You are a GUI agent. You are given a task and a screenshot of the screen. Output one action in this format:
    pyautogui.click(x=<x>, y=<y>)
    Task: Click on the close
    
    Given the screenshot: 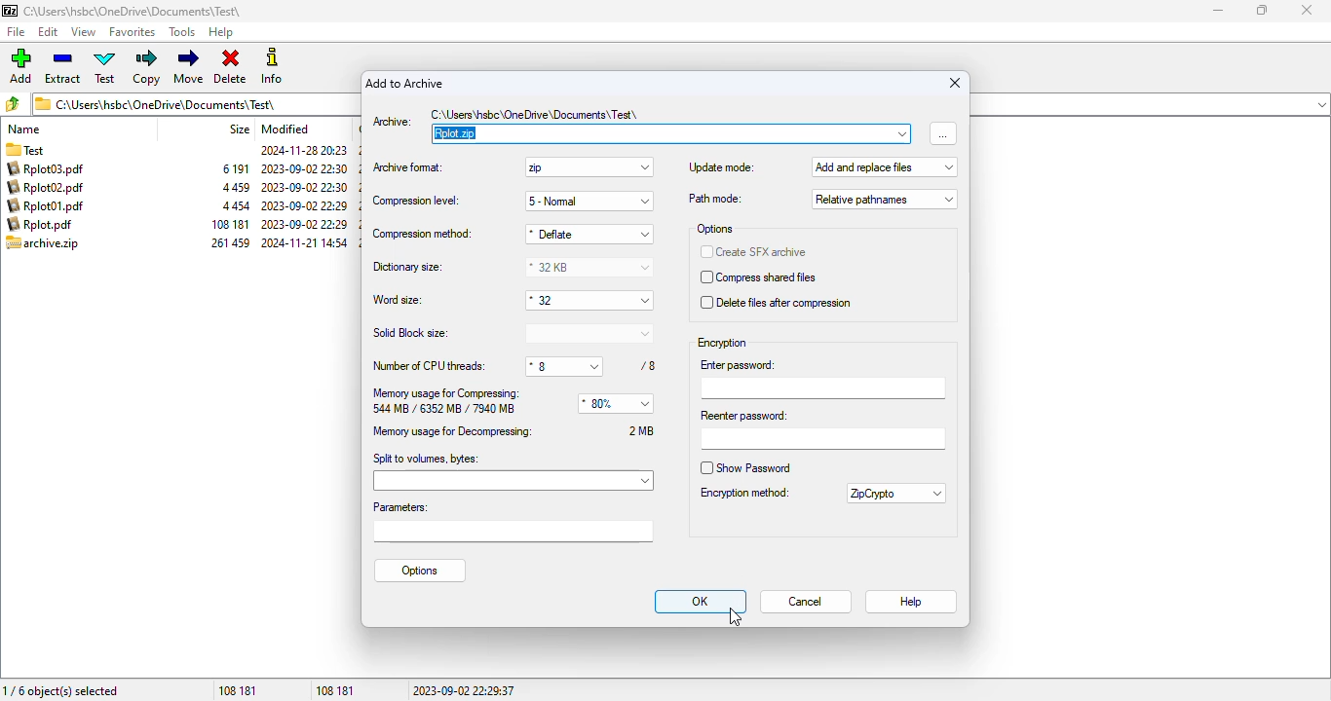 What is the action you would take?
    pyautogui.click(x=1309, y=11)
    